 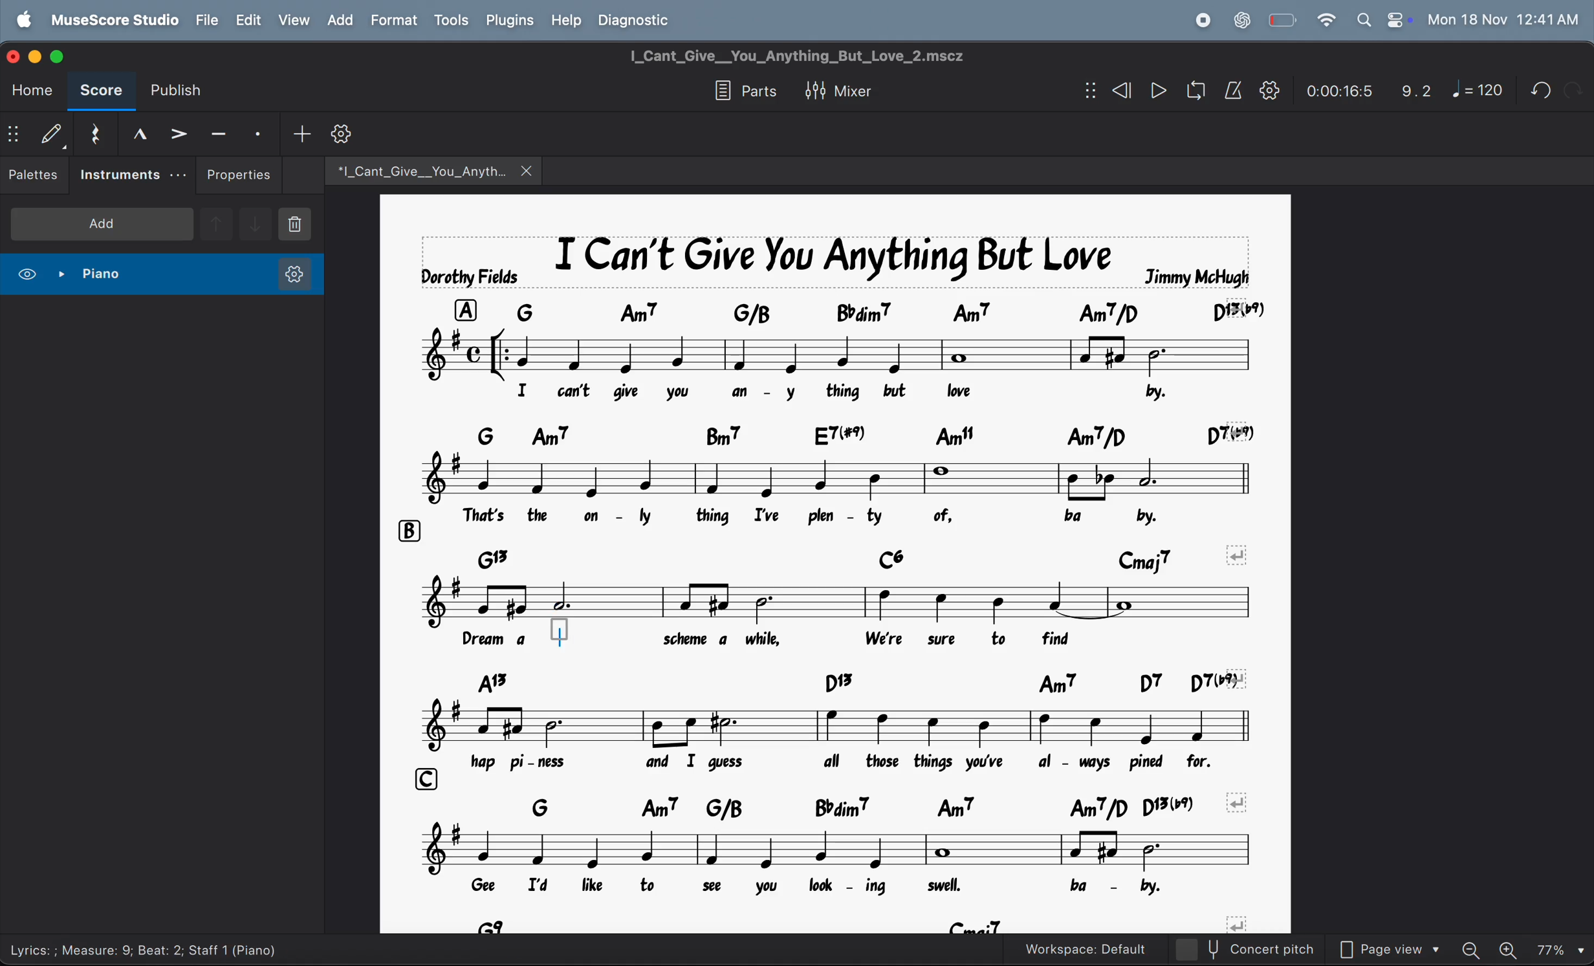 I want to click on close, so click(x=16, y=58).